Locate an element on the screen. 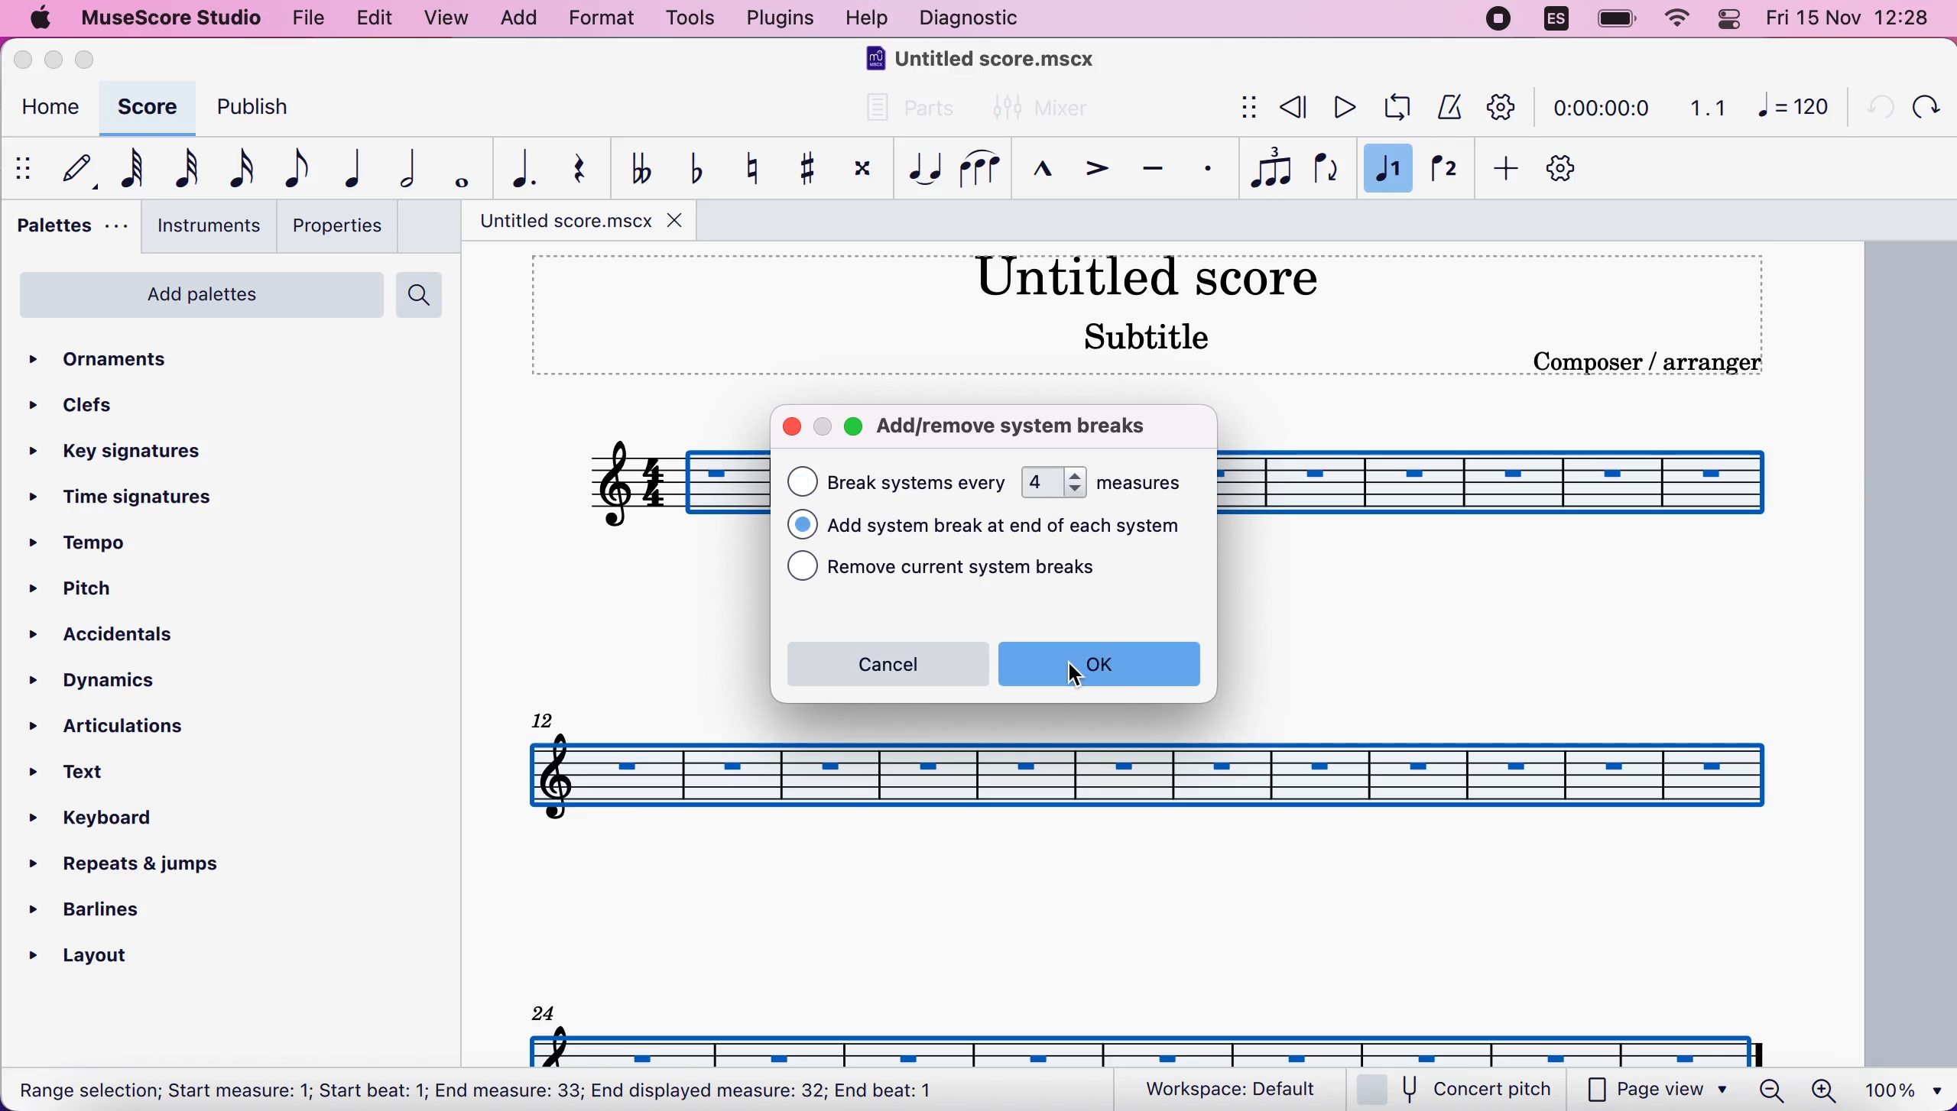 The width and height of the screenshot is (1957, 1111). playback loop is located at coordinates (1393, 108).